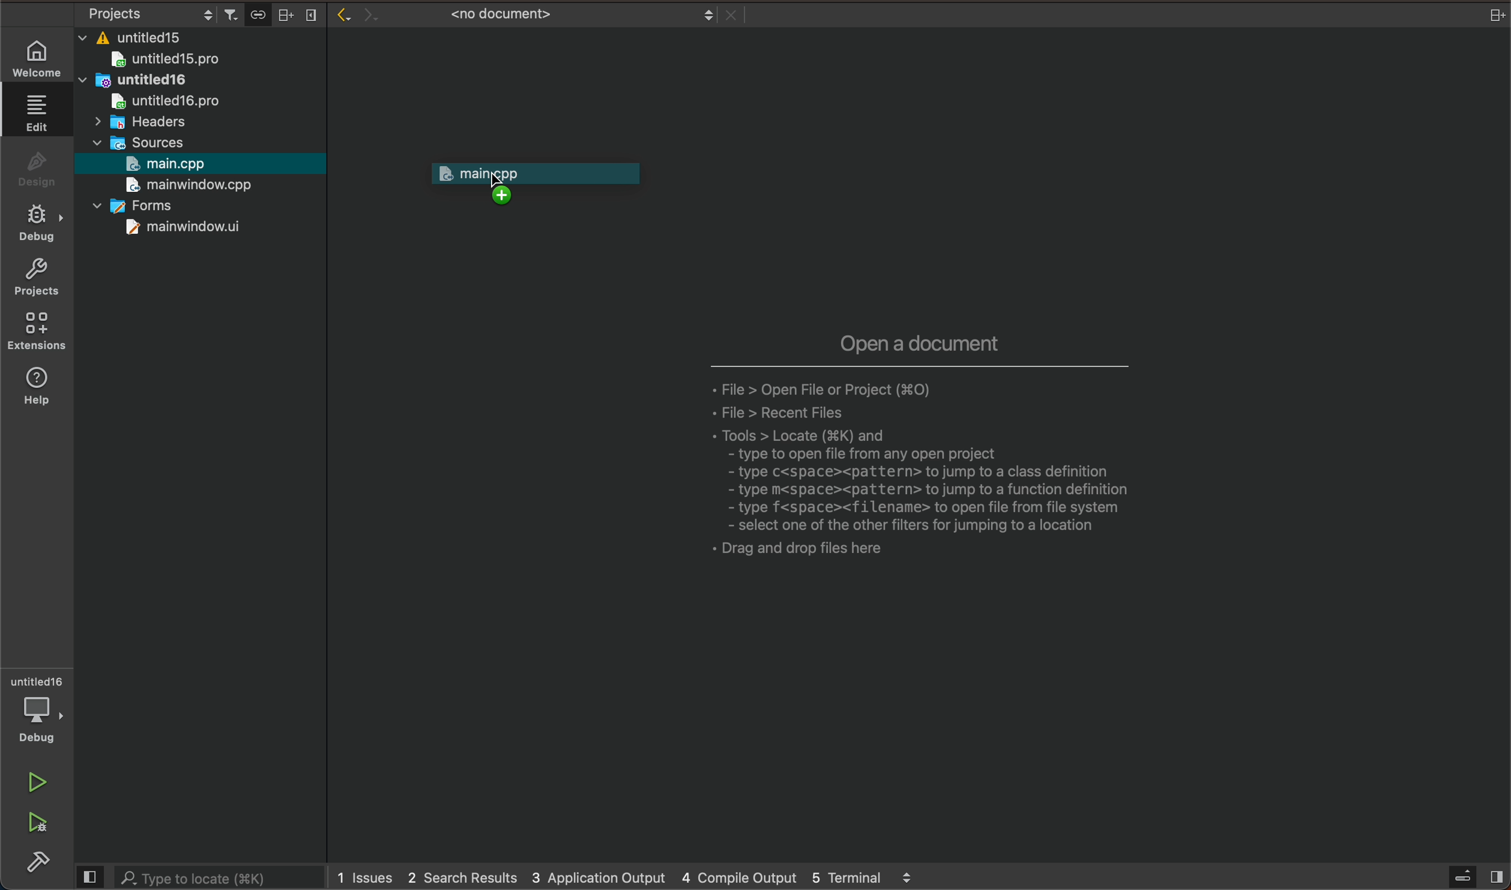 This screenshot has height=890, width=1511. I want to click on search, so click(199, 878).